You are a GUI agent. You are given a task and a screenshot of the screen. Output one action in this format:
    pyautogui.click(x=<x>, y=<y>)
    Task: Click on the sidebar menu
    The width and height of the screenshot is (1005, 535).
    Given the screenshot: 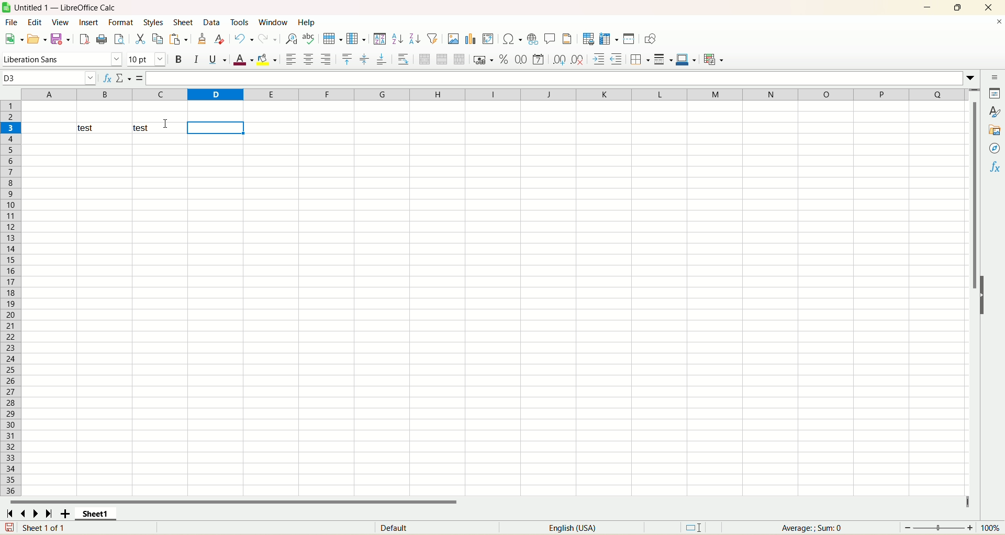 What is the action you would take?
    pyautogui.click(x=993, y=77)
    